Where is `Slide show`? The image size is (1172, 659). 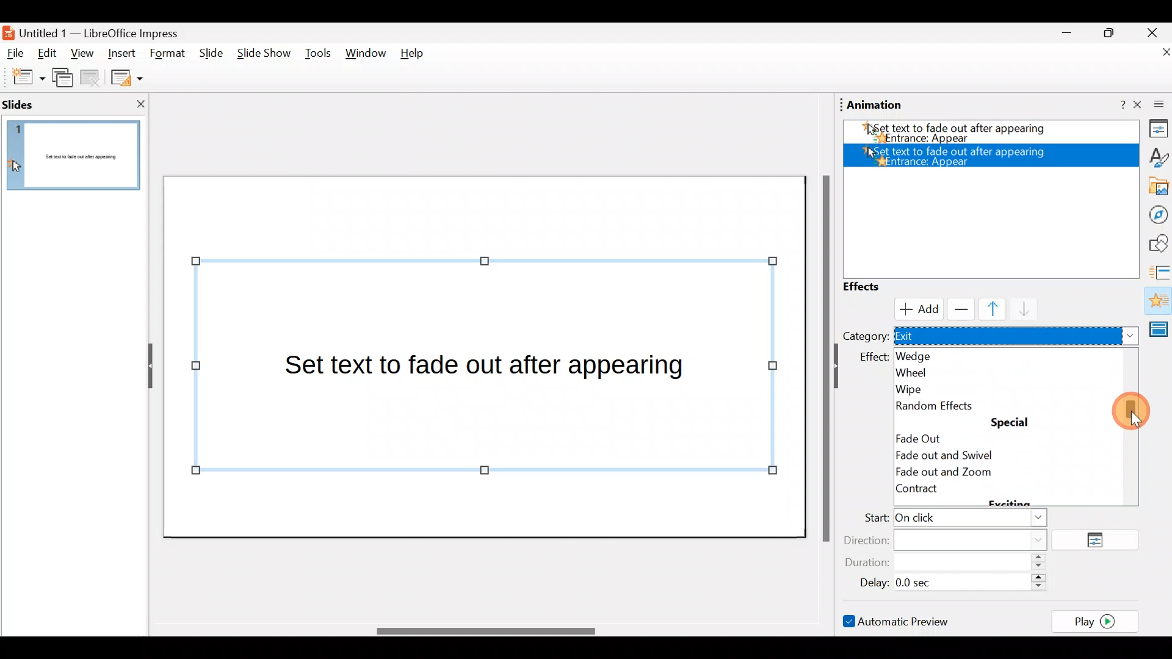 Slide show is located at coordinates (262, 56).